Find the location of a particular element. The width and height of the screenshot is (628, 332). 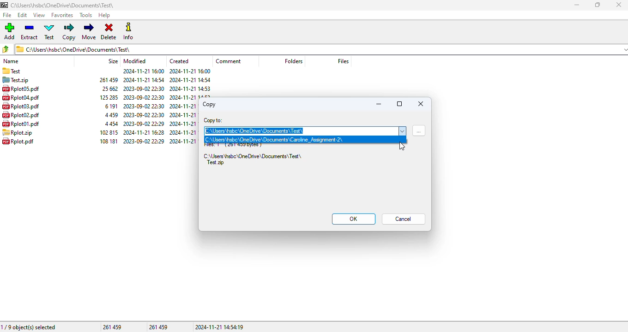

modified date & time is located at coordinates (144, 106).